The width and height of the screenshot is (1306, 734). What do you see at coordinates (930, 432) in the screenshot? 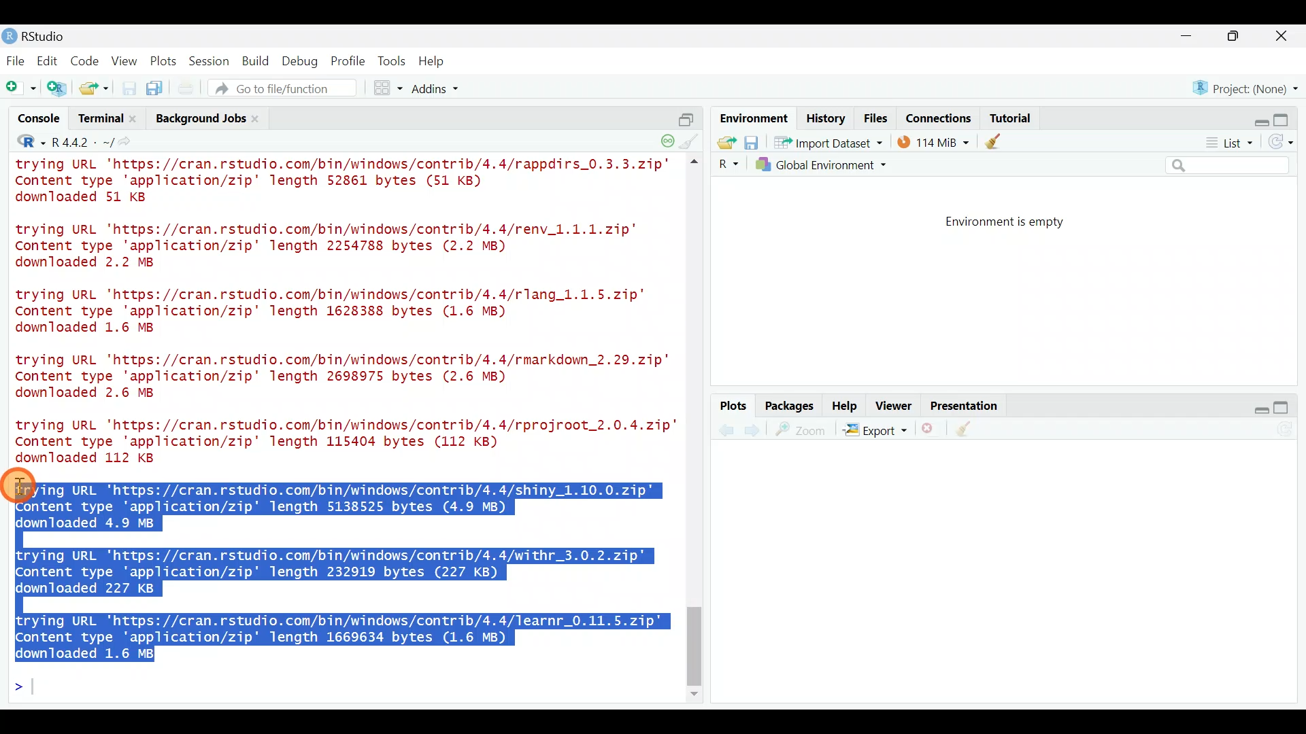
I see `remove the current plot` at bounding box center [930, 432].